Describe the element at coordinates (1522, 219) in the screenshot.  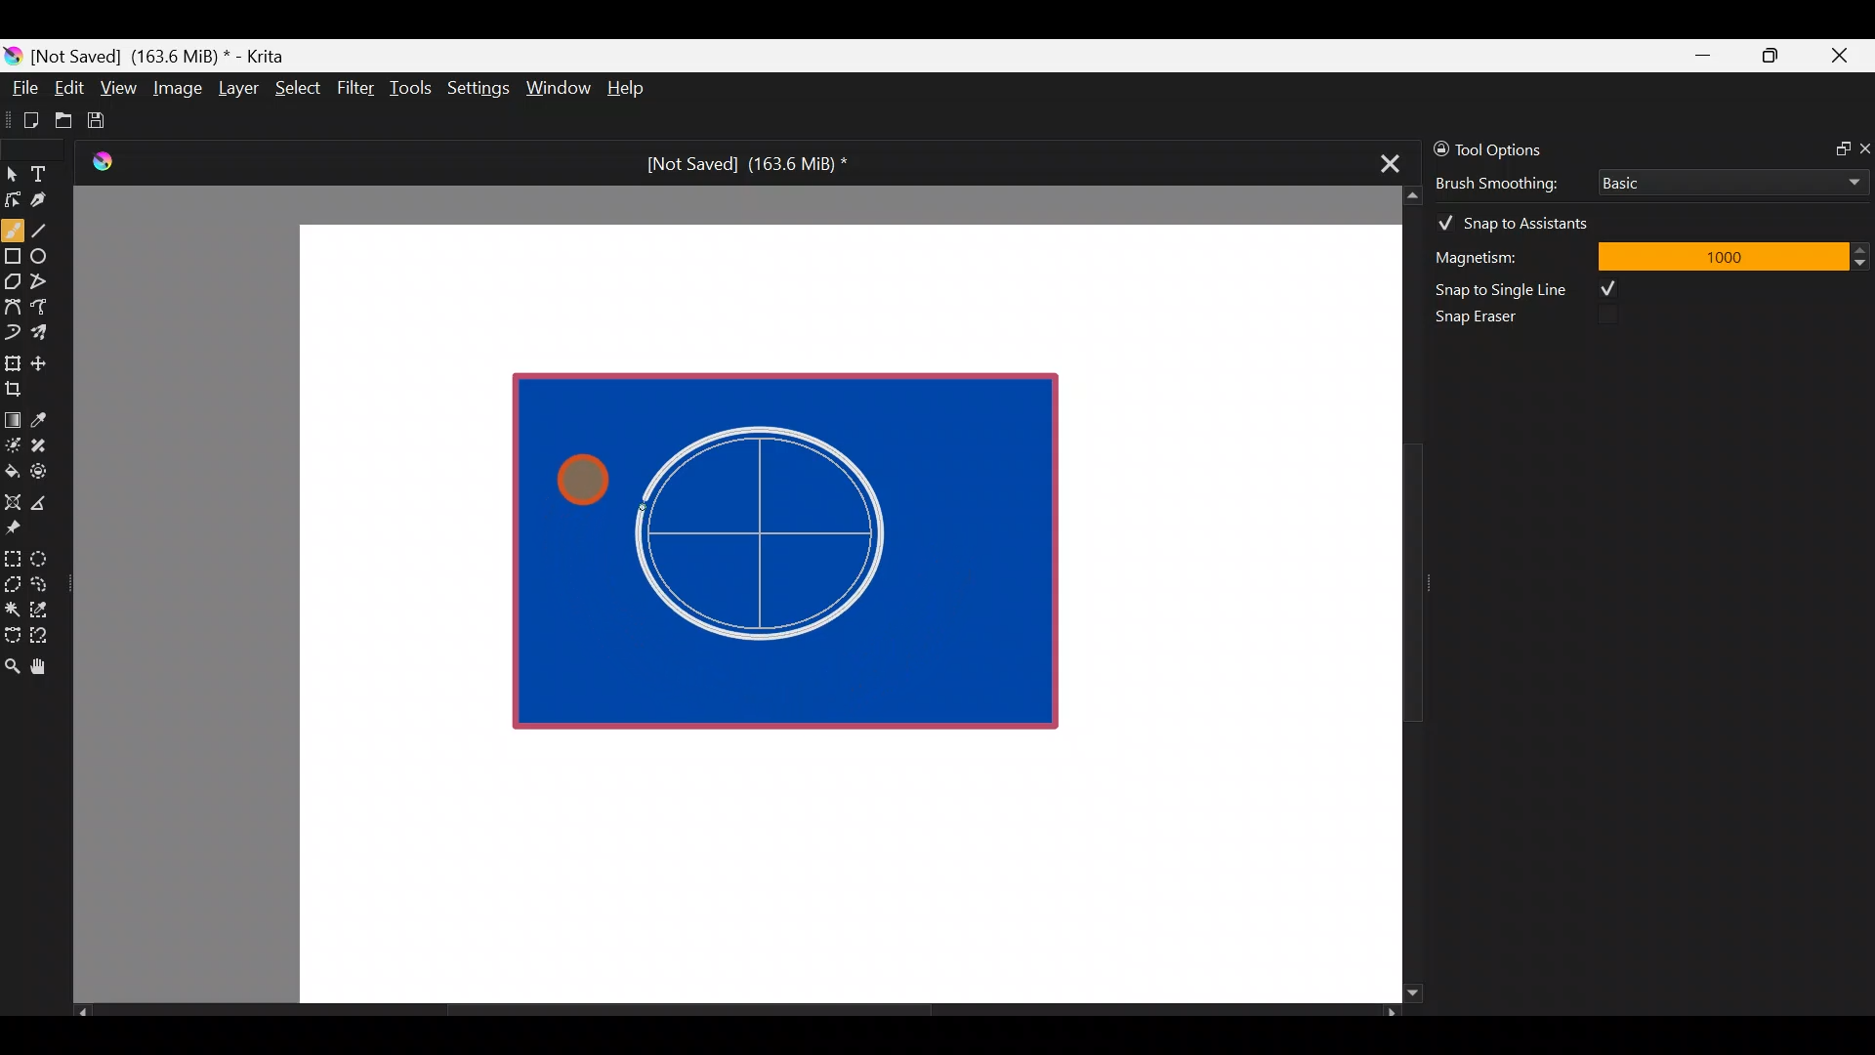
I see `Snap to assistants` at that location.